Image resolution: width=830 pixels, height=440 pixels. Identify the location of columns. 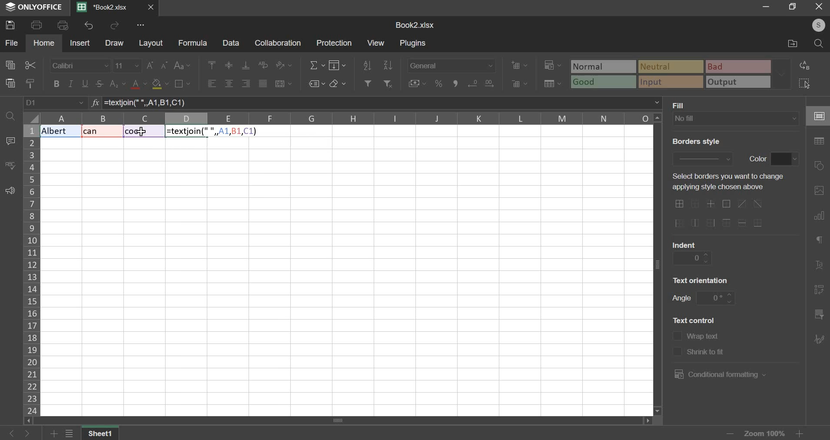
(347, 119).